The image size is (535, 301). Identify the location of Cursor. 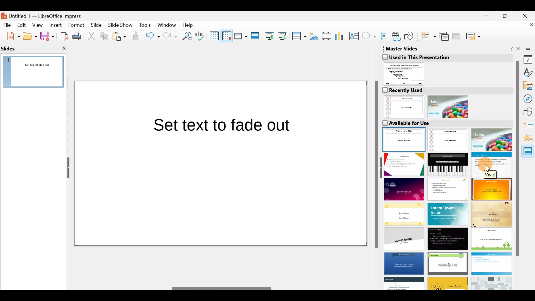
(487, 166).